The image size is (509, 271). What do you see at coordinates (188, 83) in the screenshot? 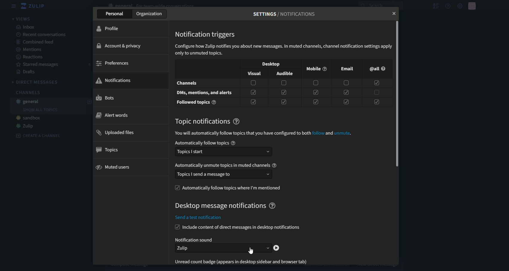
I see `channels` at bounding box center [188, 83].